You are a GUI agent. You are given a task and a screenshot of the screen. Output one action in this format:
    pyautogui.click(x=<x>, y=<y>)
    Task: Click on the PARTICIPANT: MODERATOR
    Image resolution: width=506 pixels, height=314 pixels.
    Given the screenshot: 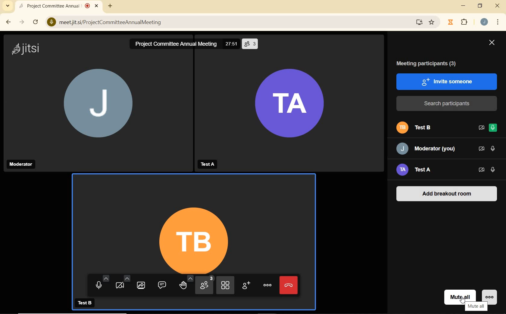 What is the action you would take?
    pyautogui.click(x=427, y=149)
    